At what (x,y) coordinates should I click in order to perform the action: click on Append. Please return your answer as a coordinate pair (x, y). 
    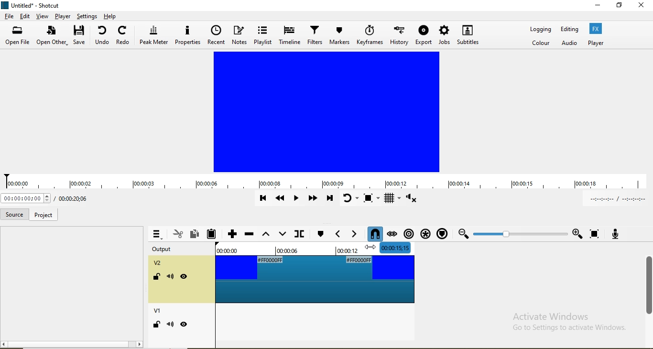
    Looking at the image, I should click on (232, 233).